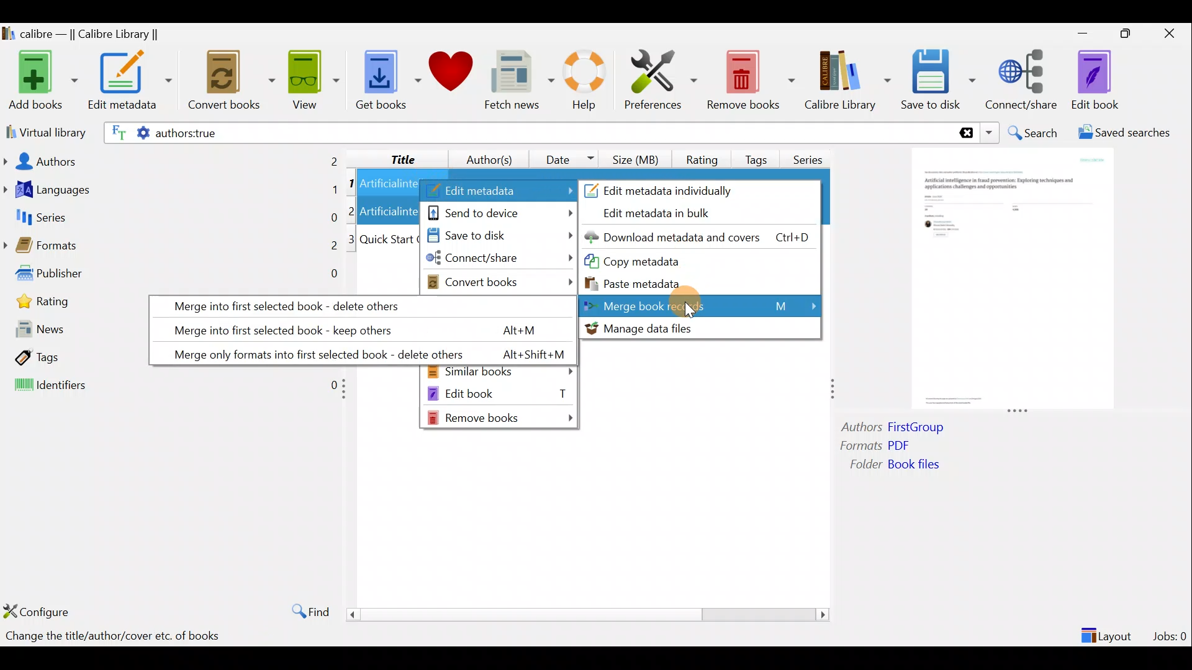 The width and height of the screenshot is (1192, 670). I want to click on Virtual library, so click(43, 131).